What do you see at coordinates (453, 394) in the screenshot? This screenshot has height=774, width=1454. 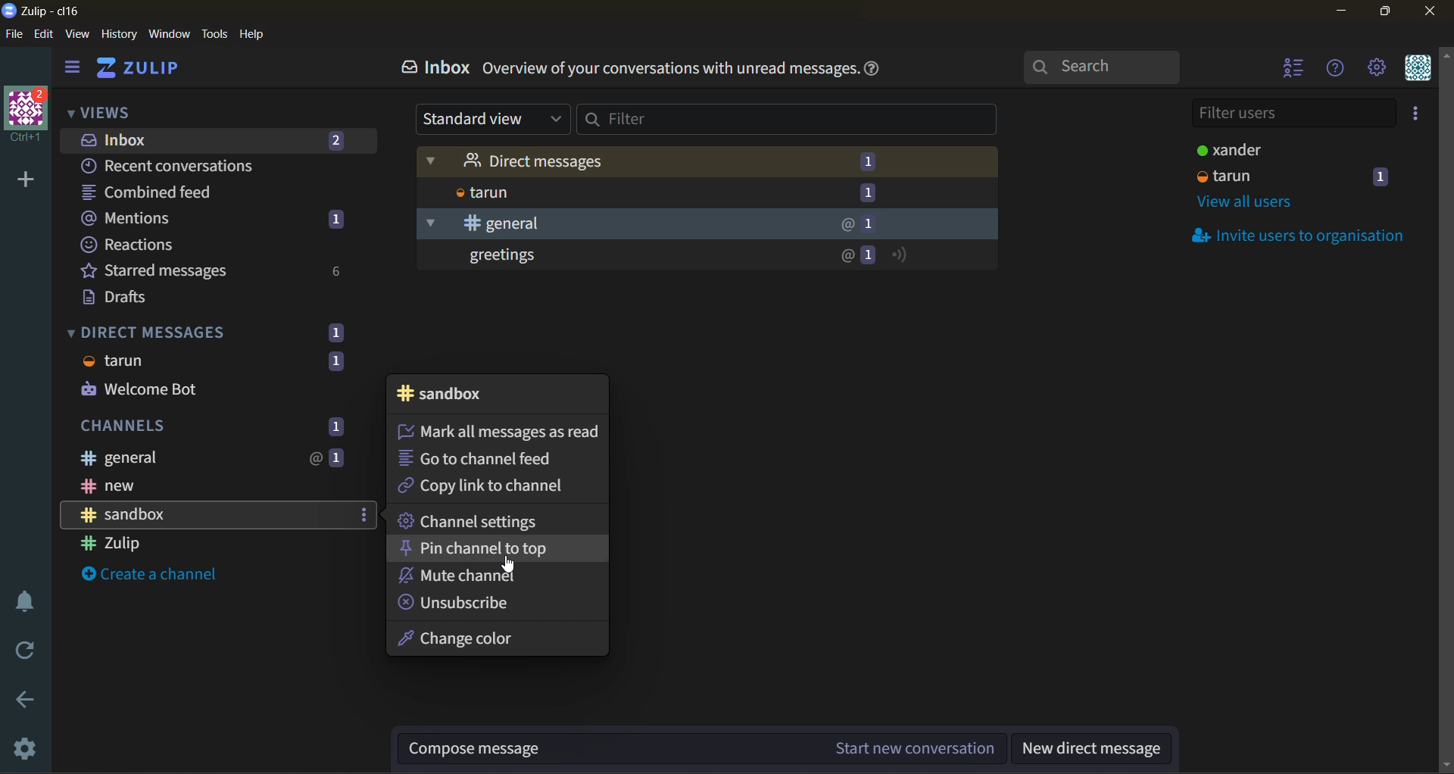 I see `stream name` at bounding box center [453, 394].